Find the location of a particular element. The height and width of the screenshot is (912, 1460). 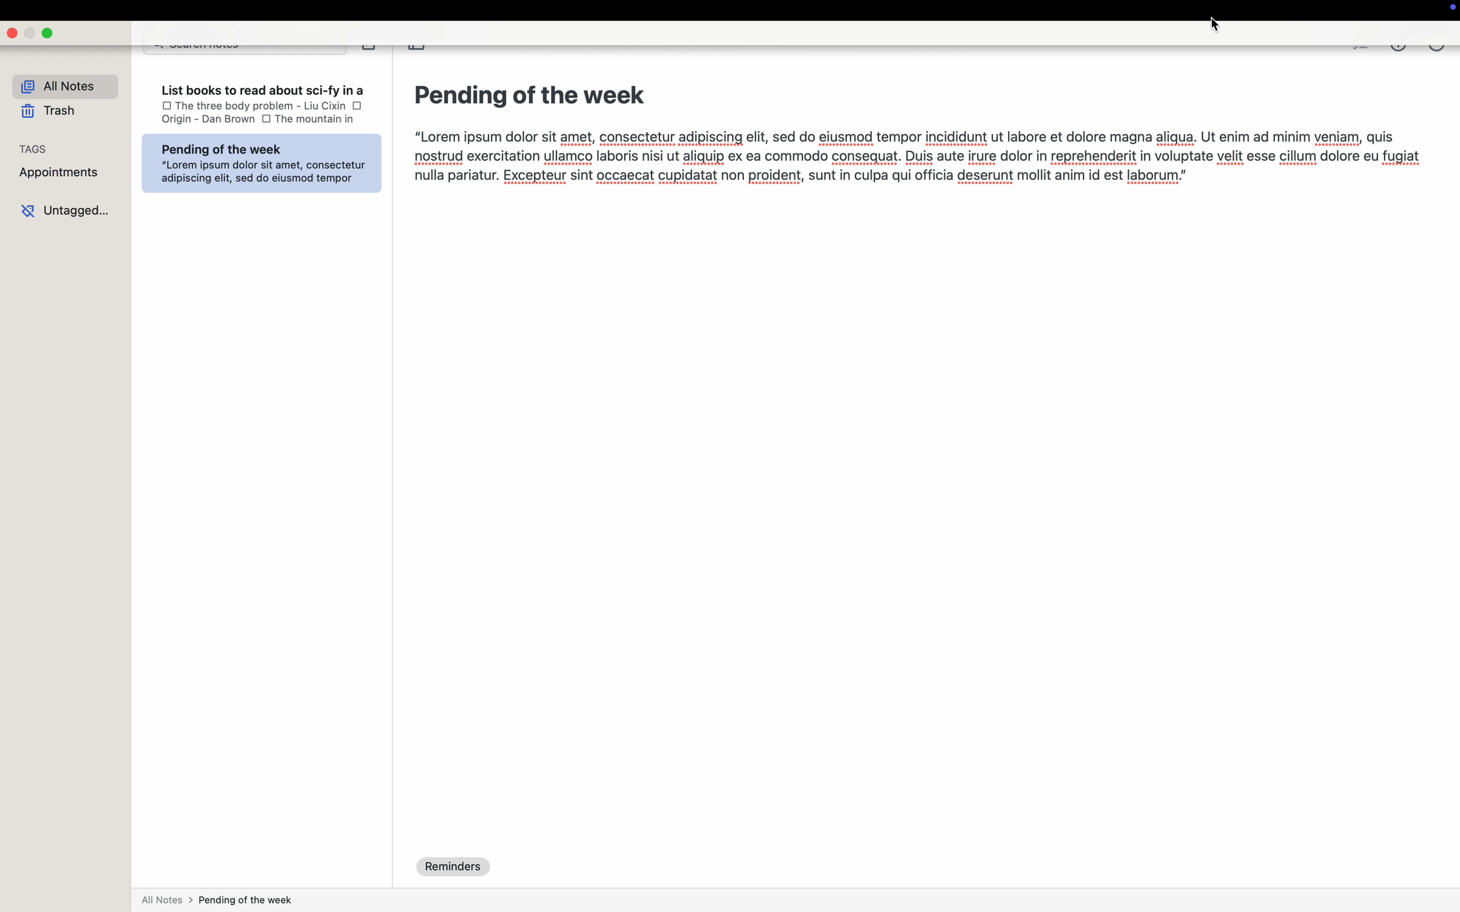

all notes > pending of the week is located at coordinates (217, 900).